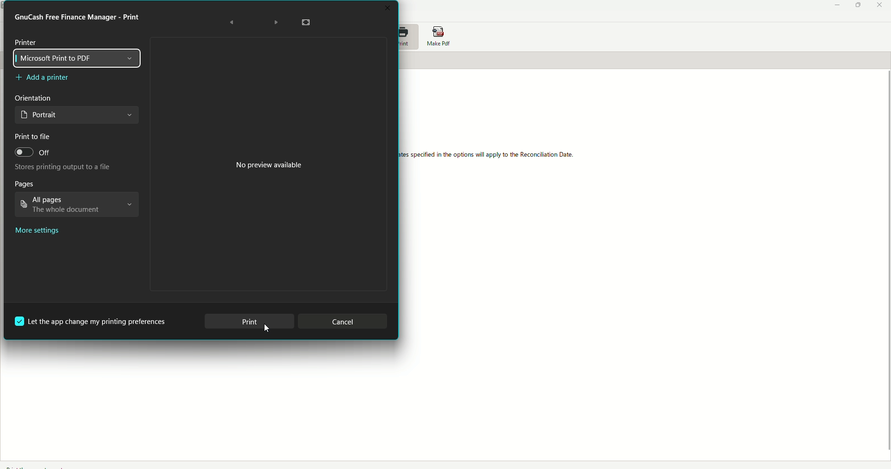  What do you see at coordinates (833, 6) in the screenshot?
I see `Minimize` at bounding box center [833, 6].